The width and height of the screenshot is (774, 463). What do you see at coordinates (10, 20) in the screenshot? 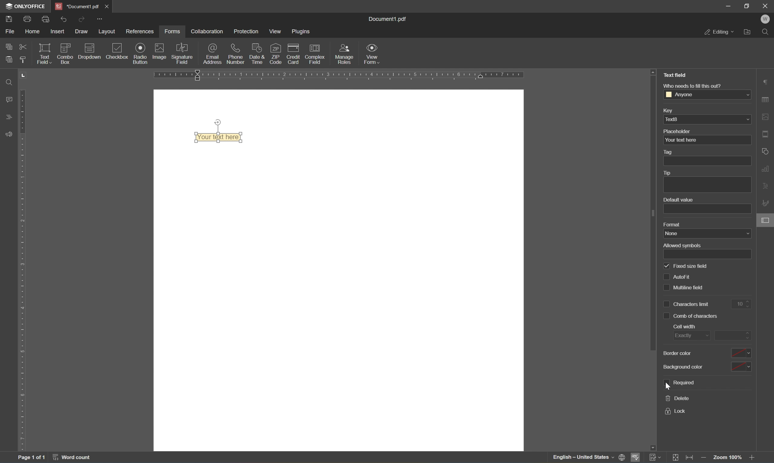
I see `save` at bounding box center [10, 20].